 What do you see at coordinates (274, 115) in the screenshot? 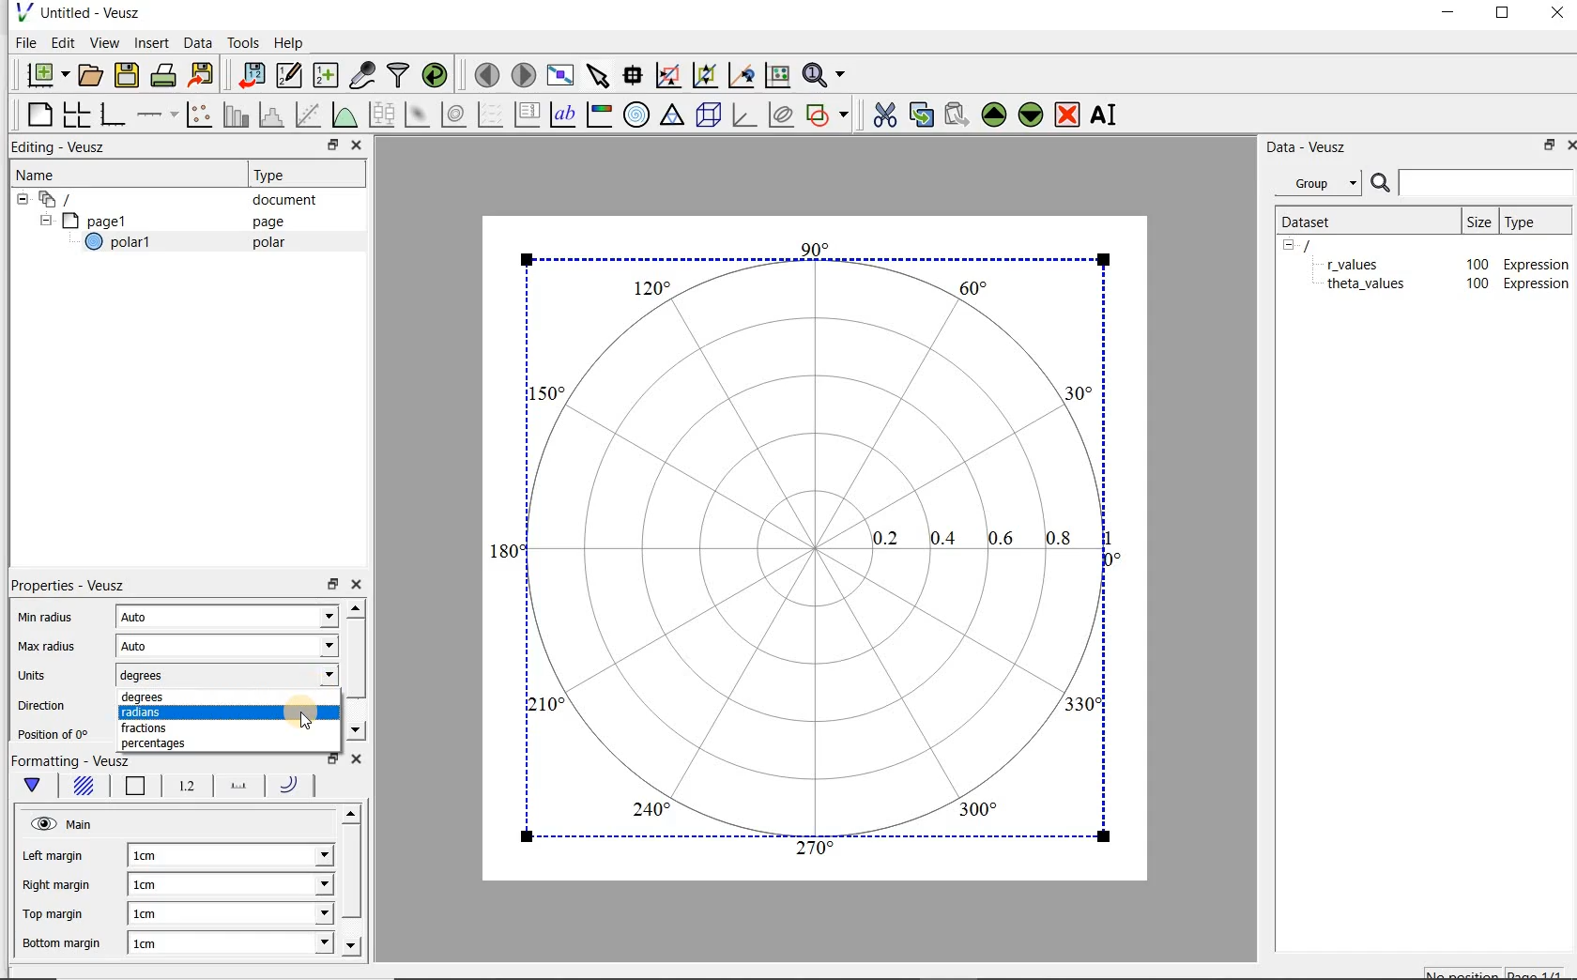
I see `histogram of a dataset` at bounding box center [274, 115].